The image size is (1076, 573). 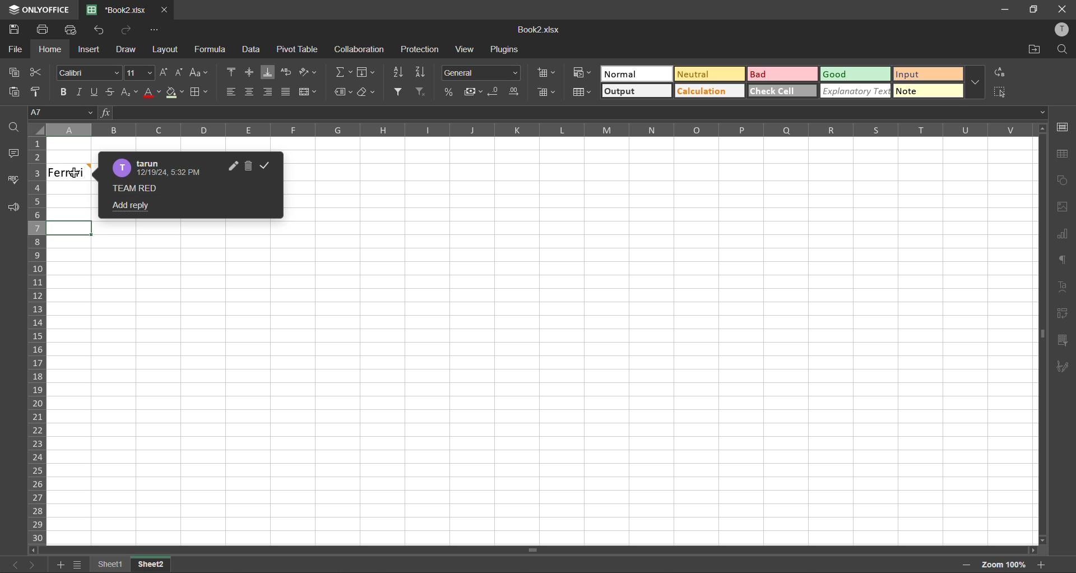 I want to click on OnlyOffice, so click(x=38, y=9).